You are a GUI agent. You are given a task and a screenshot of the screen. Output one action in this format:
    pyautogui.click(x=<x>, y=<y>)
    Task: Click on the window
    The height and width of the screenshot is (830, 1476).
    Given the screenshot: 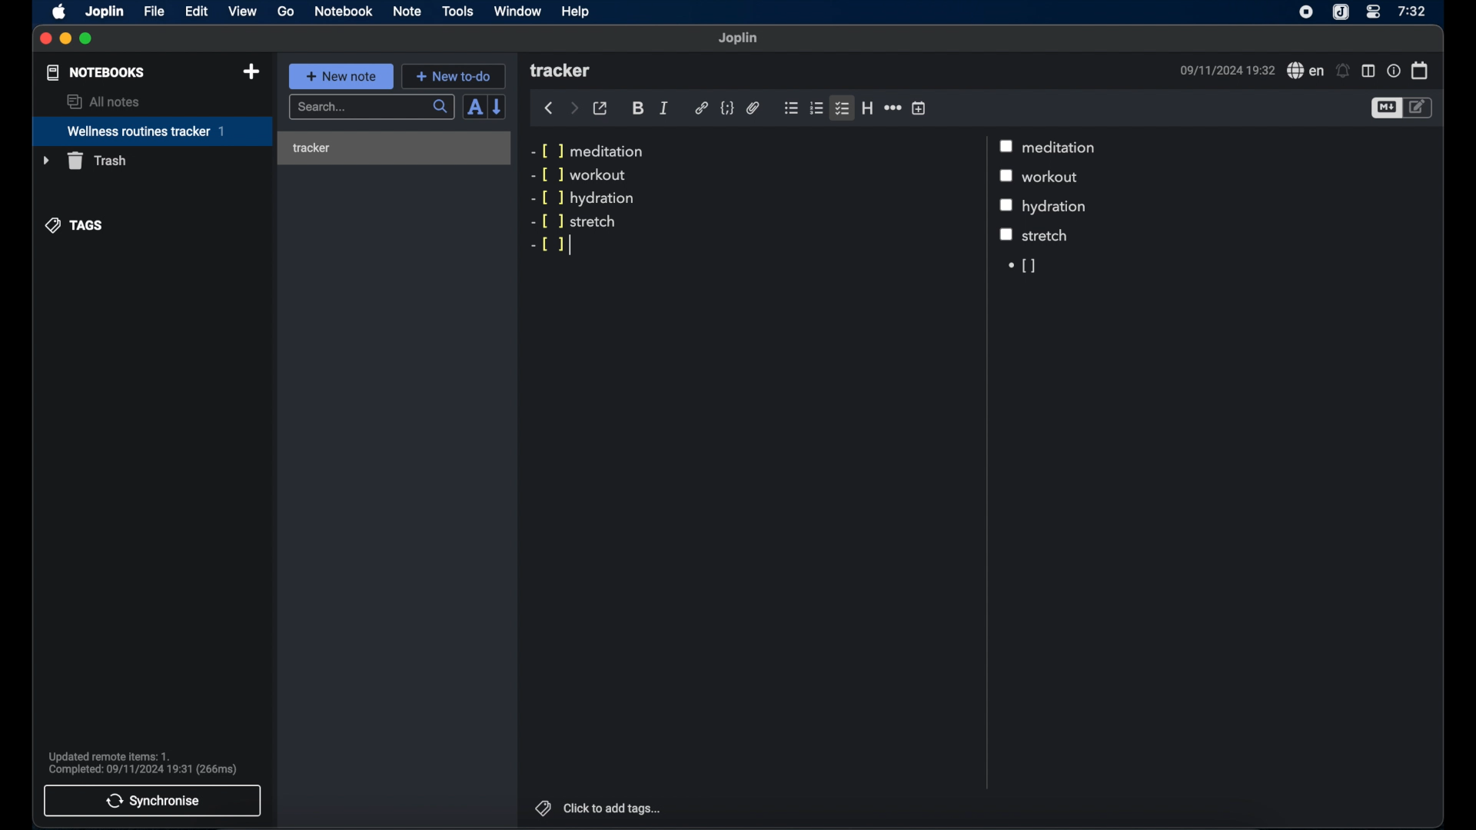 What is the action you would take?
    pyautogui.click(x=518, y=11)
    